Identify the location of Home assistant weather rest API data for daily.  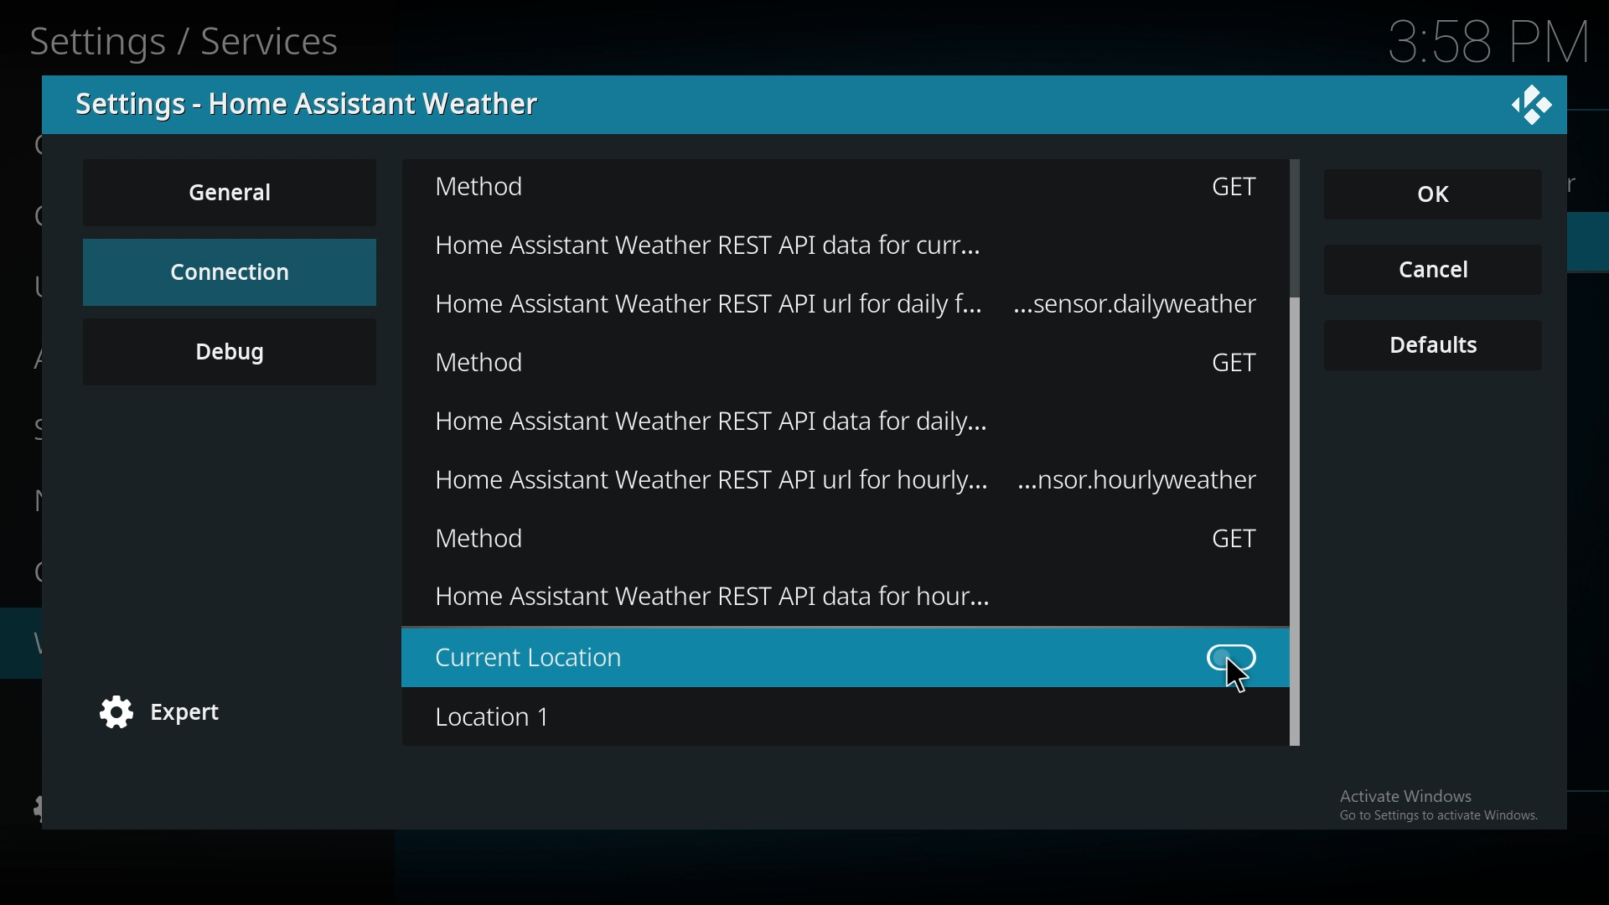
(888, 308).